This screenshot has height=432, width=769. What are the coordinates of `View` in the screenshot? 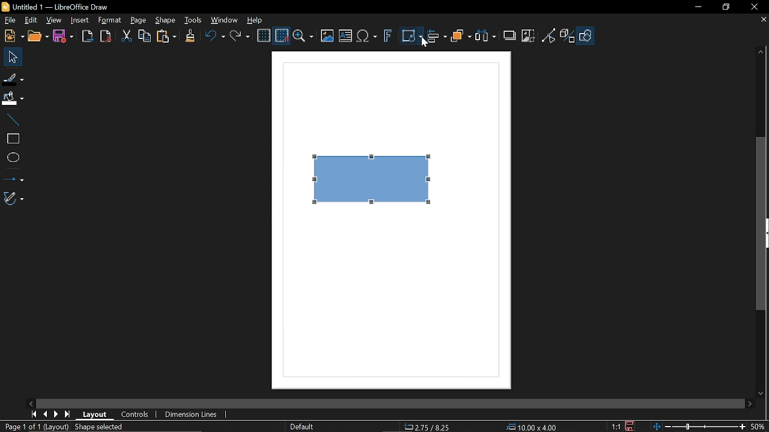 It's located at (52, 20).